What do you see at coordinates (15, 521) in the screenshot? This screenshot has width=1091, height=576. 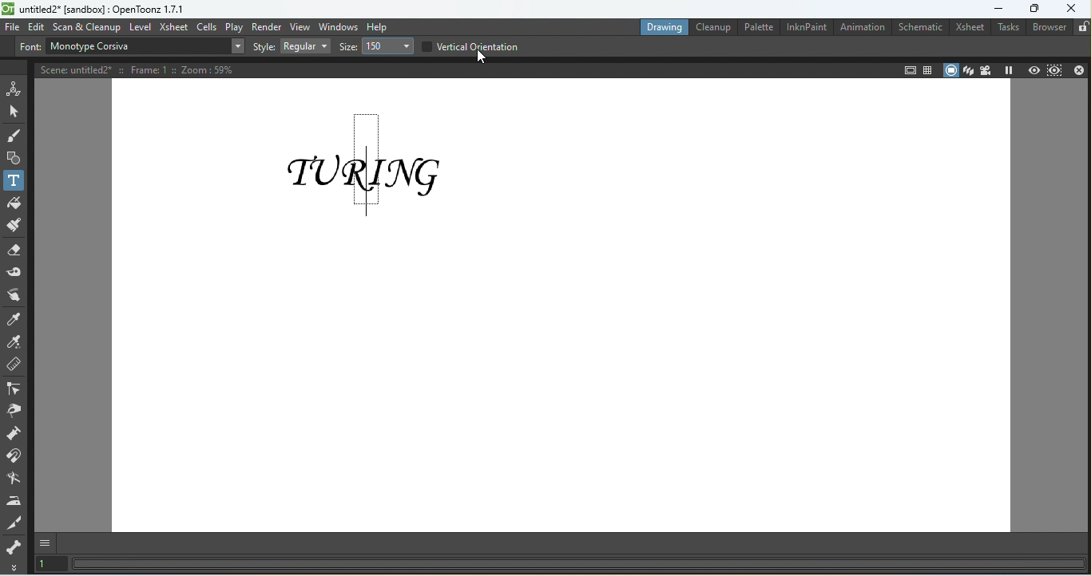 I see `cutter tool` at bounding box center [15, 521].